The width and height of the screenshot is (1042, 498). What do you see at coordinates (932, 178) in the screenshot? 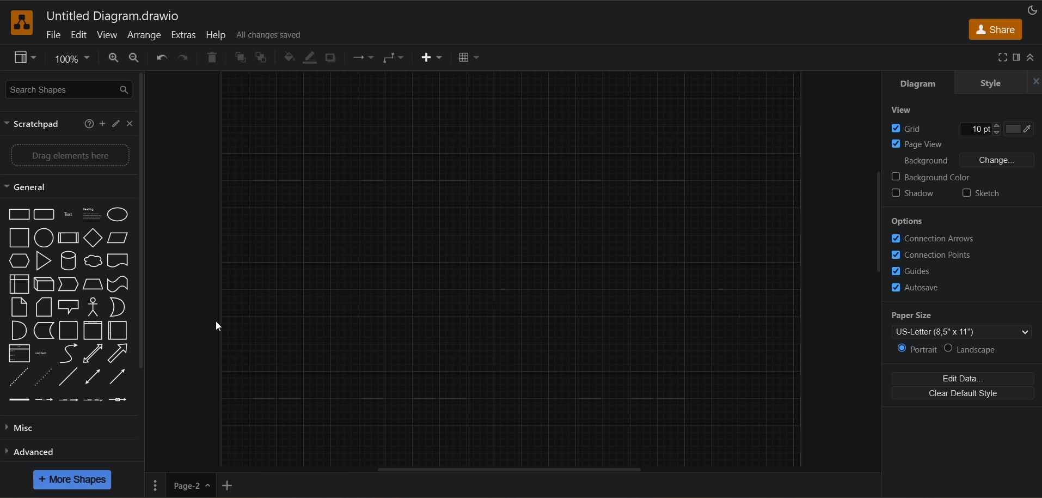
I see `background color` at bounding box center [932, 178].